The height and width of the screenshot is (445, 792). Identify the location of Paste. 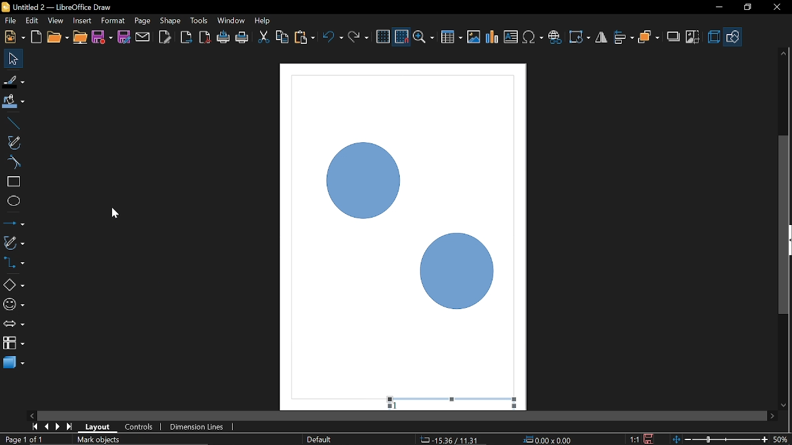
(304, 38).